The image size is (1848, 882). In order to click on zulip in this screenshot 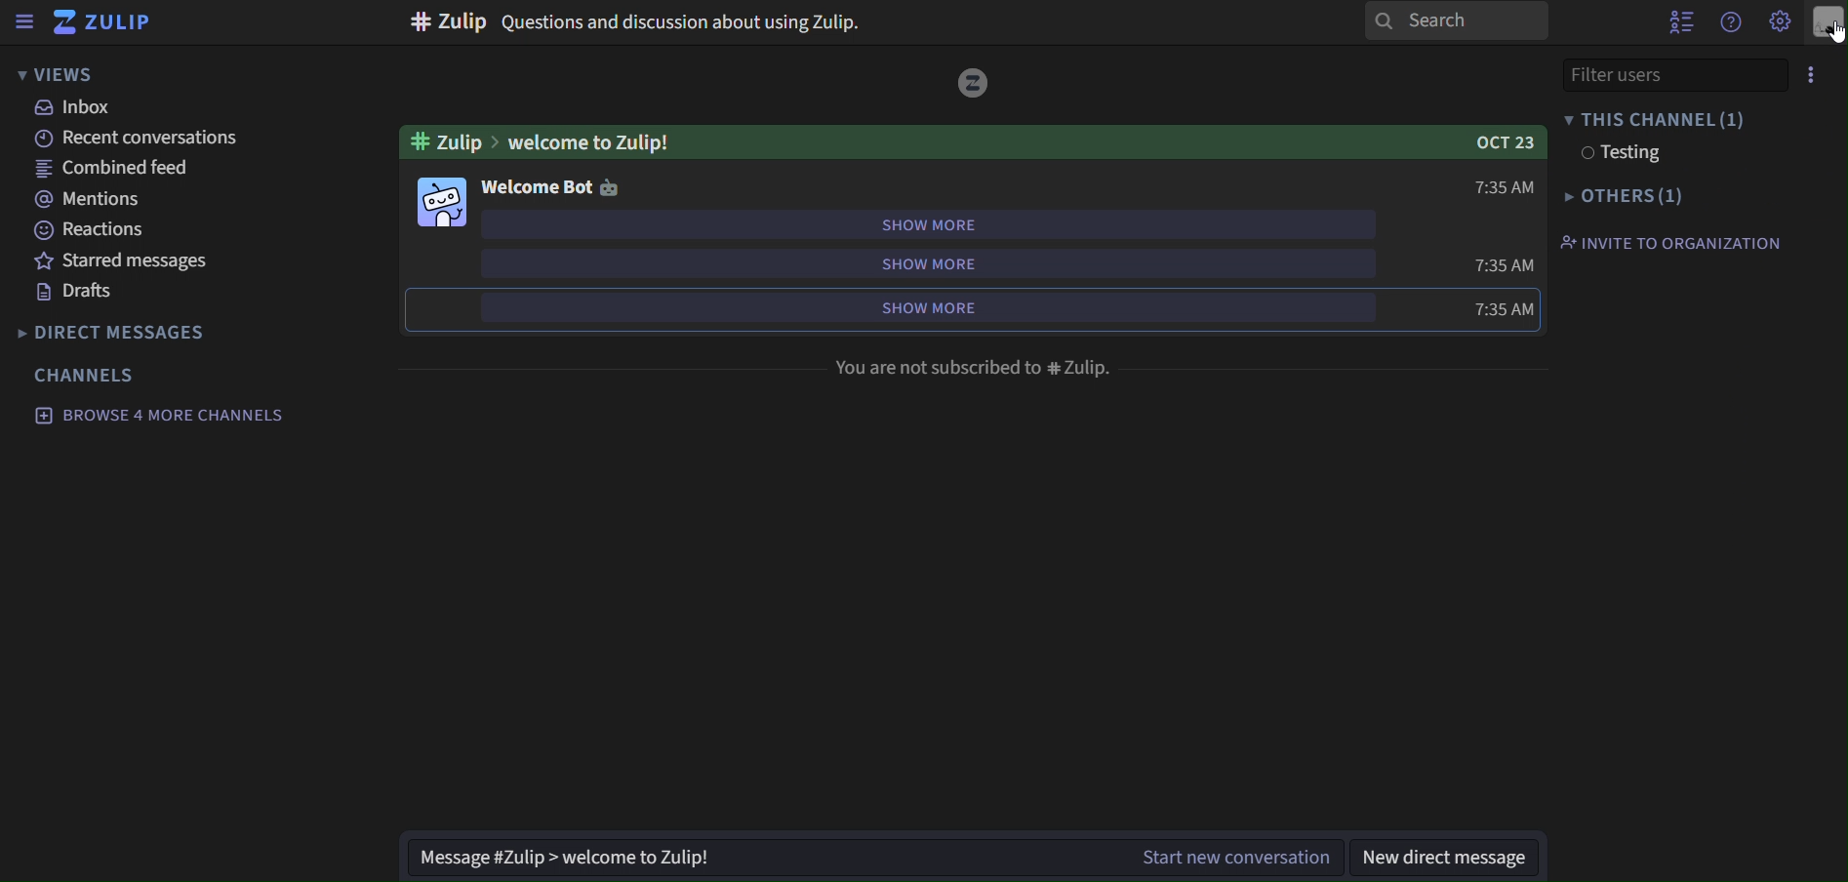, I will do `click(112, 23)`.